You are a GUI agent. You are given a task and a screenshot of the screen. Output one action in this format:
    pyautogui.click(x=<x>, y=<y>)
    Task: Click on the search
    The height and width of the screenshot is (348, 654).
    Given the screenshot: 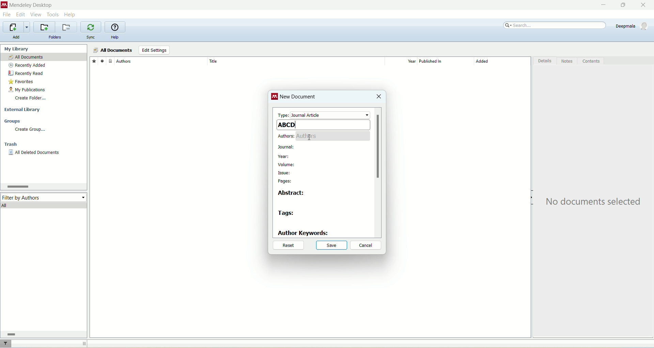 What is the action you would take?
    pyautogui.click(x=555, y=26)
    